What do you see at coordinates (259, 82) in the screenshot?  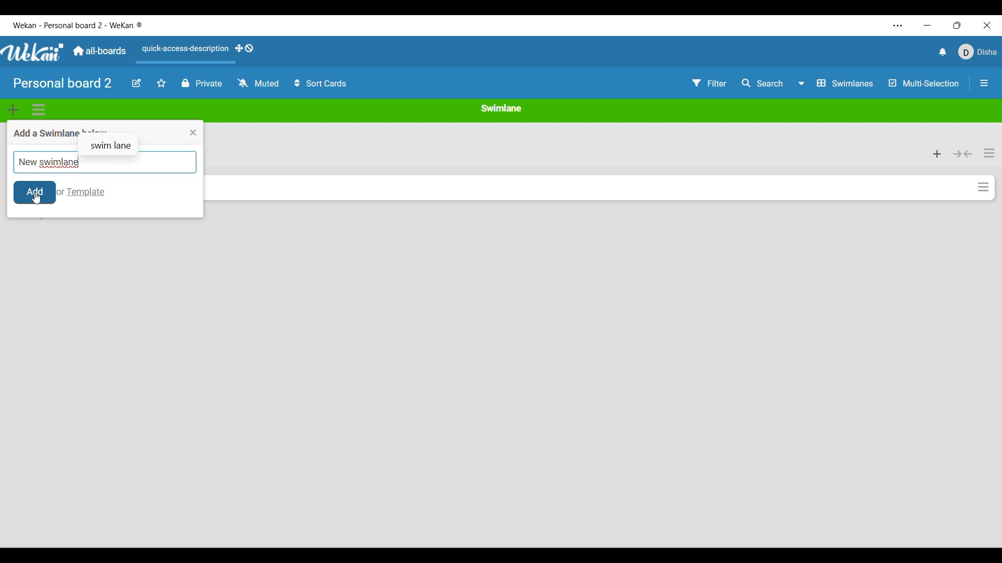 I see `Change watch options` at bounding box center [259, 82].